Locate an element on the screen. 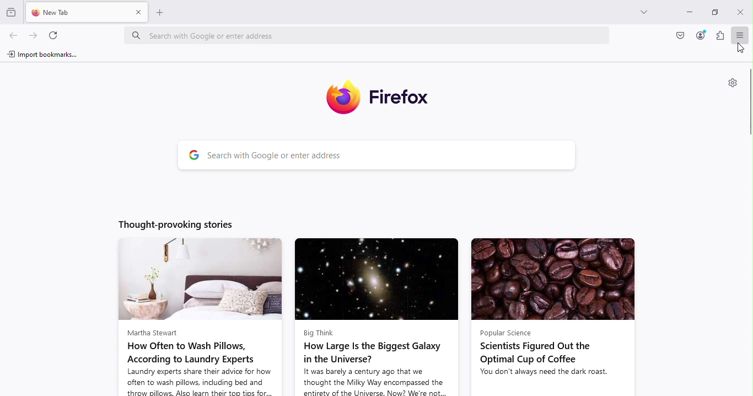 The height and width of the screenshot is (396, 753). Go back one page is located at coordinates (12, 37).